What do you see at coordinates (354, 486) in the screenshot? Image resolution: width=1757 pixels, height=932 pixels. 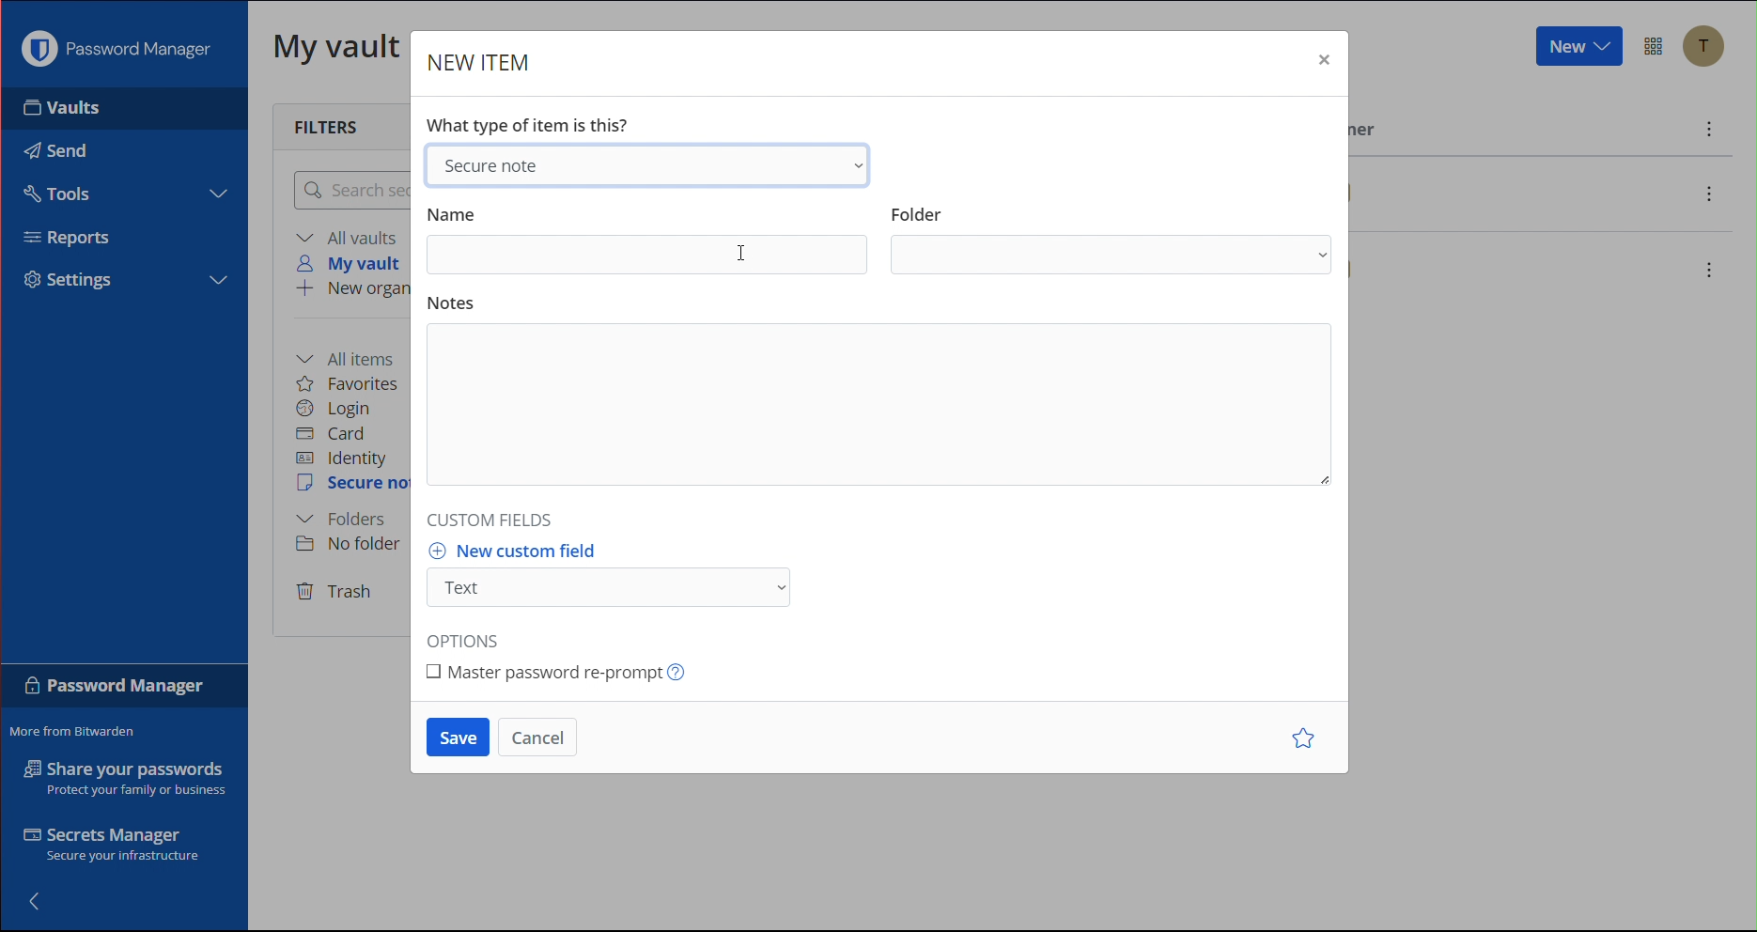 I see `Secure note` at bounding box center [354, 486].